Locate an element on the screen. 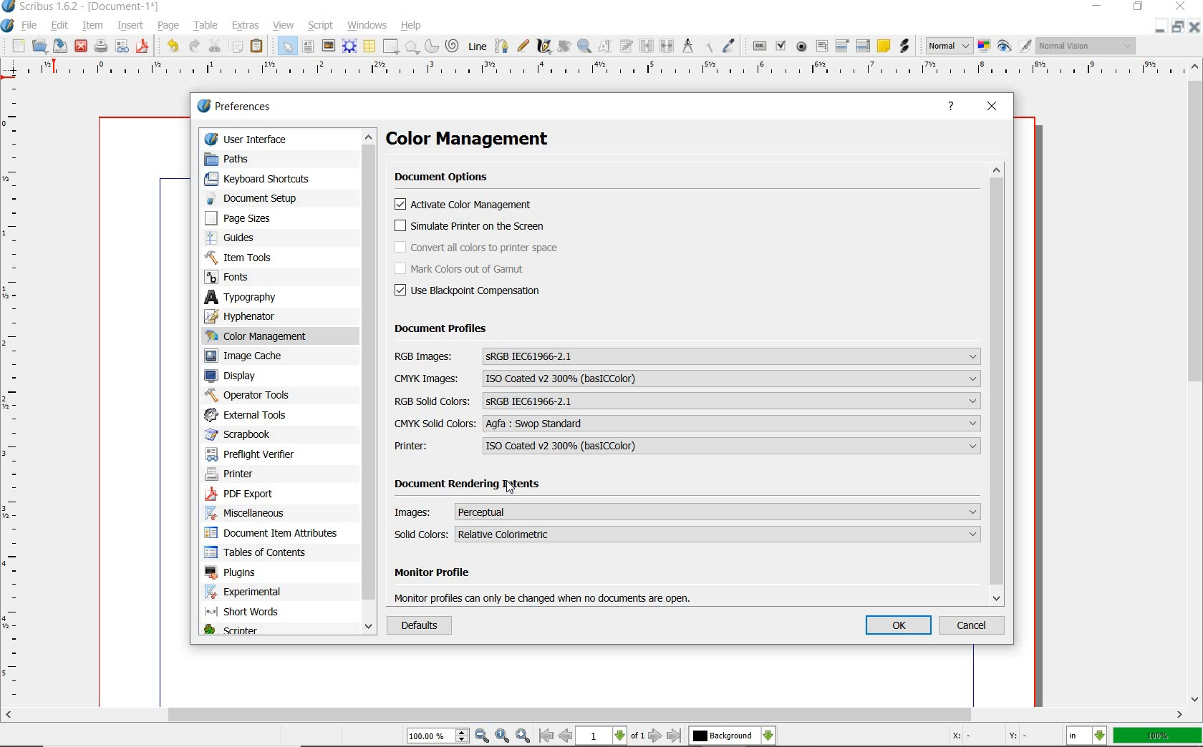  typography is located at coordinates (268, 298).